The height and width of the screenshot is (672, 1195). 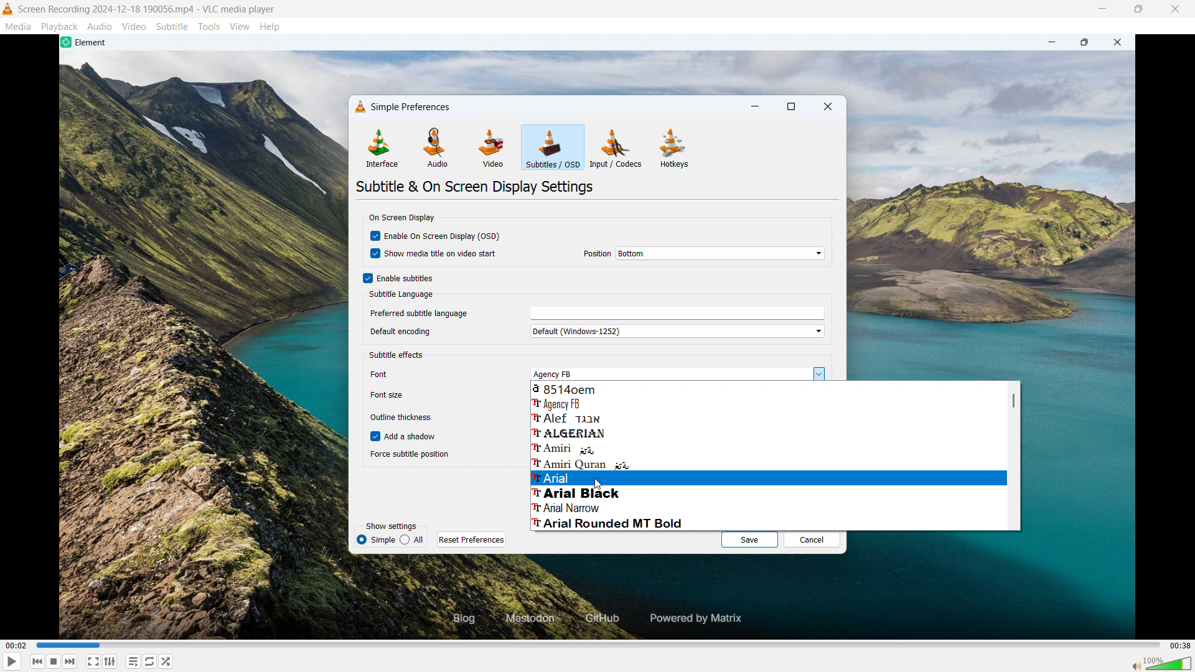 What do you see at coordinates (401, 217) in the screenshot?
I see `on screen display` at bounding box center [401, 217].